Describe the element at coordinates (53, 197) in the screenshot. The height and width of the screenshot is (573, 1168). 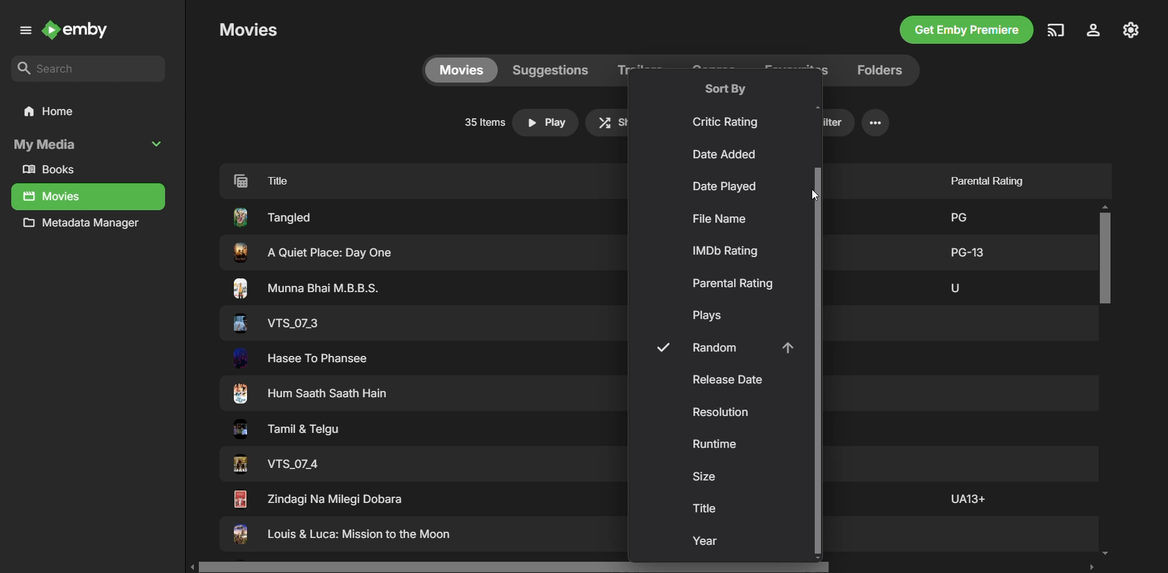
I see `Movies` at that location.